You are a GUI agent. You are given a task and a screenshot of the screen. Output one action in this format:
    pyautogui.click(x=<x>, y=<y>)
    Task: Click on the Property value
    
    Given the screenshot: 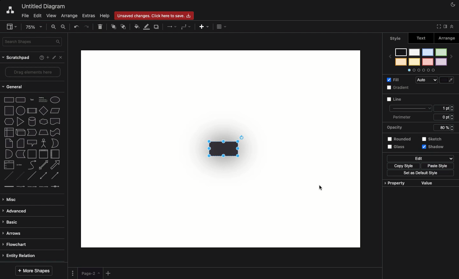 What is the action you would take?
    pyautogui.click(x=409, y=183)
    